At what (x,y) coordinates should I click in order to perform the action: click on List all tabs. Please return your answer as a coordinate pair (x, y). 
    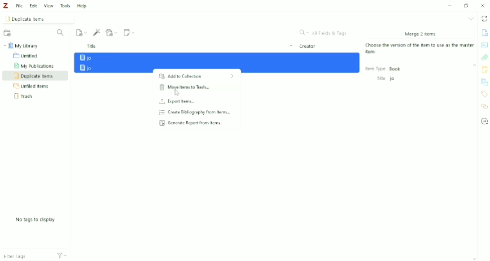
    Looking at the image, I should click on (471, 19).